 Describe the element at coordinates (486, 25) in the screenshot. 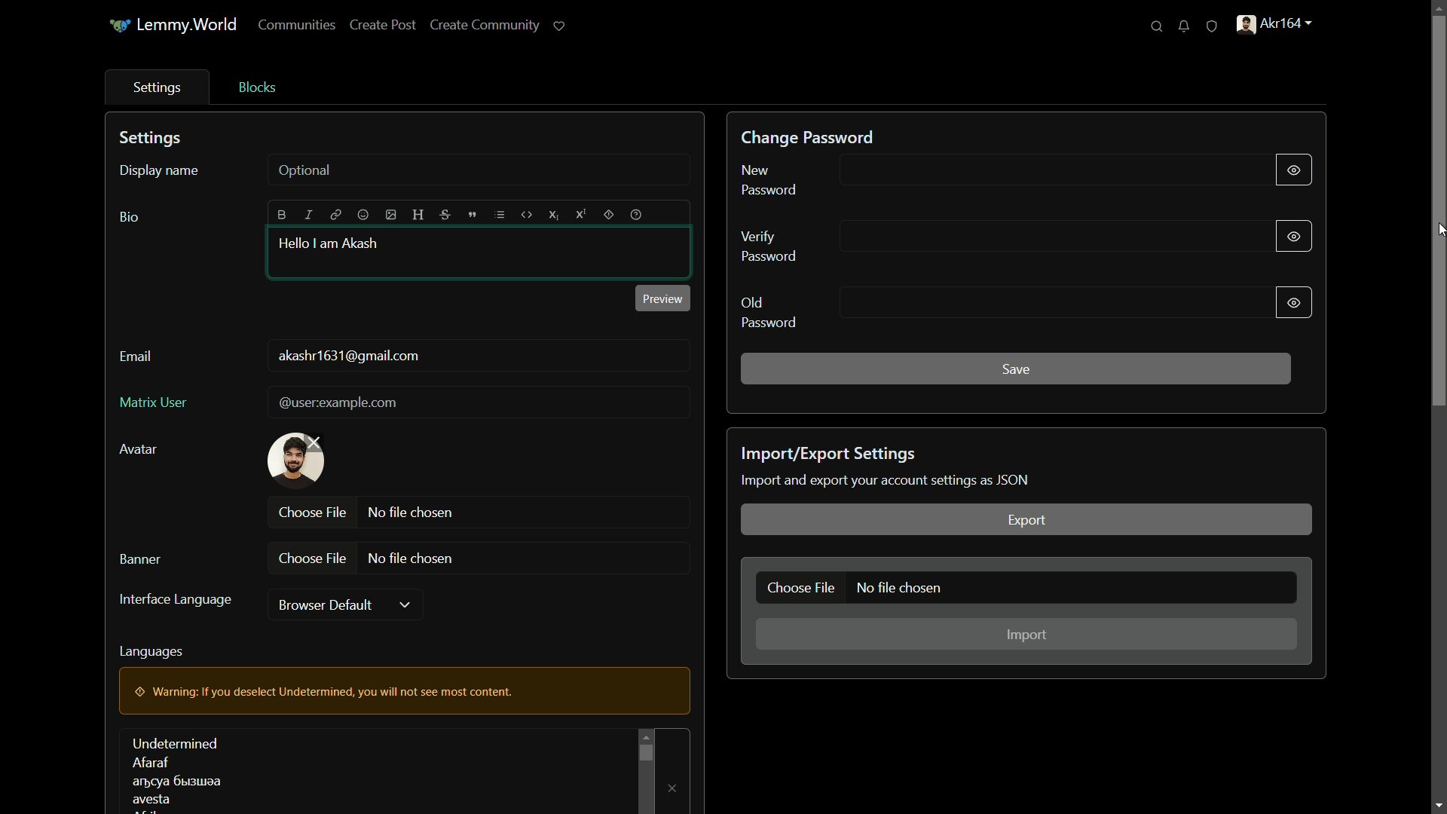

I see `create community` at that location.